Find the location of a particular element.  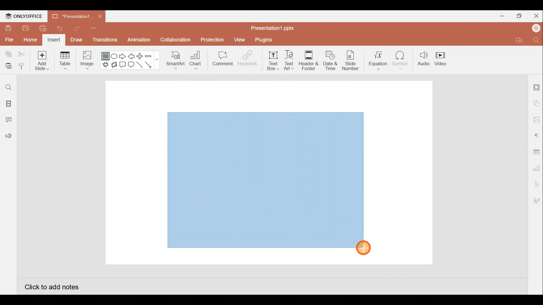

Draw is located at coordinates (76, 40).